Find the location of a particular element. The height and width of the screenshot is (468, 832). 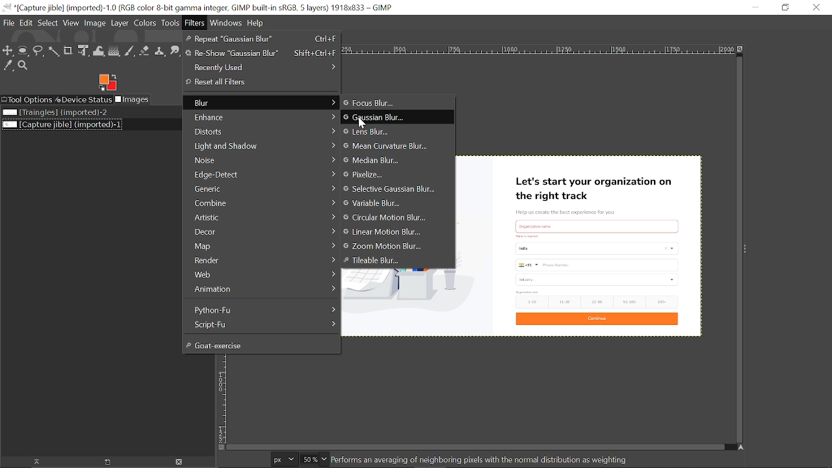

Paintbrush tool is located at coordinates (129, 51).